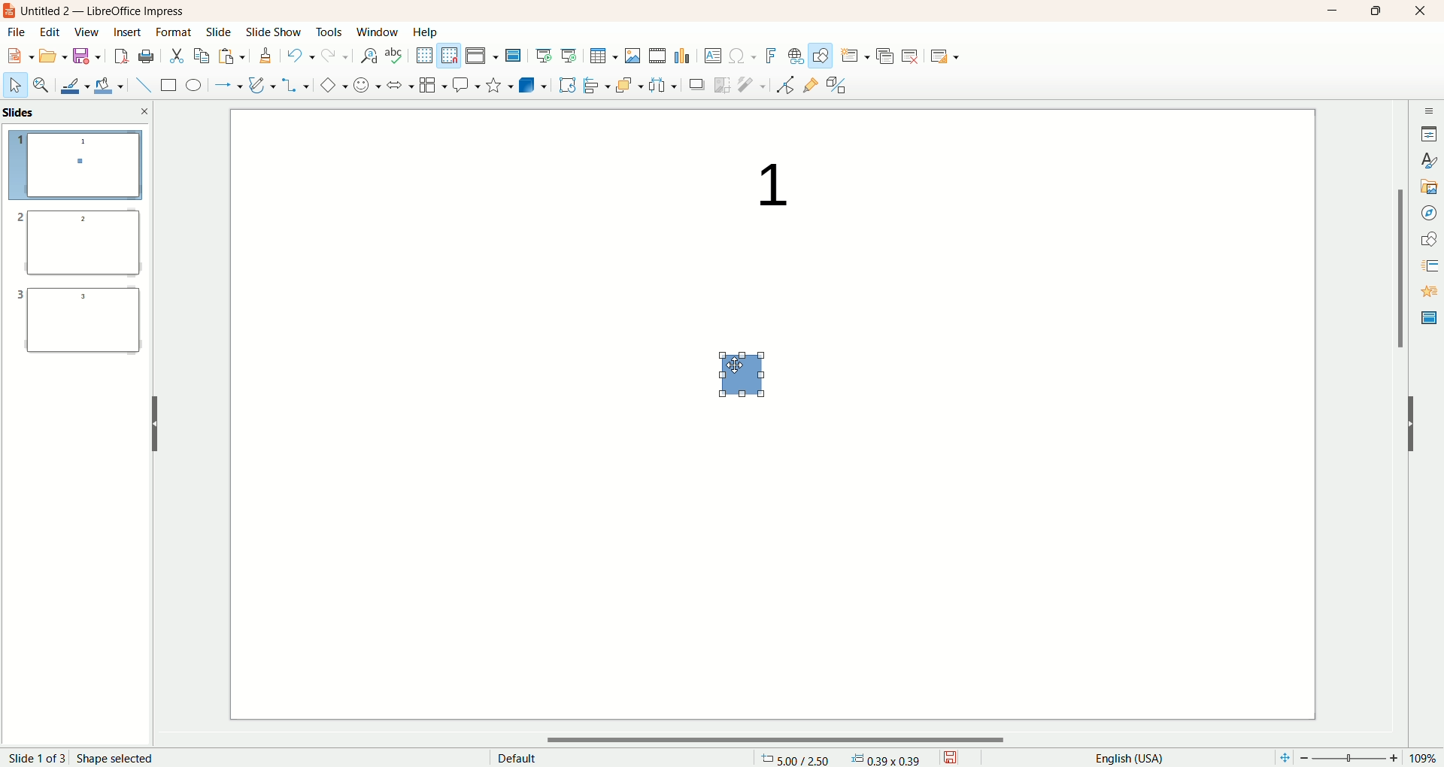 The width and height of the screenshot is (1444, 767). Describe the element at coordinates (781, 741) in the screenshot. I see `horizontal scroll bar` at that location.